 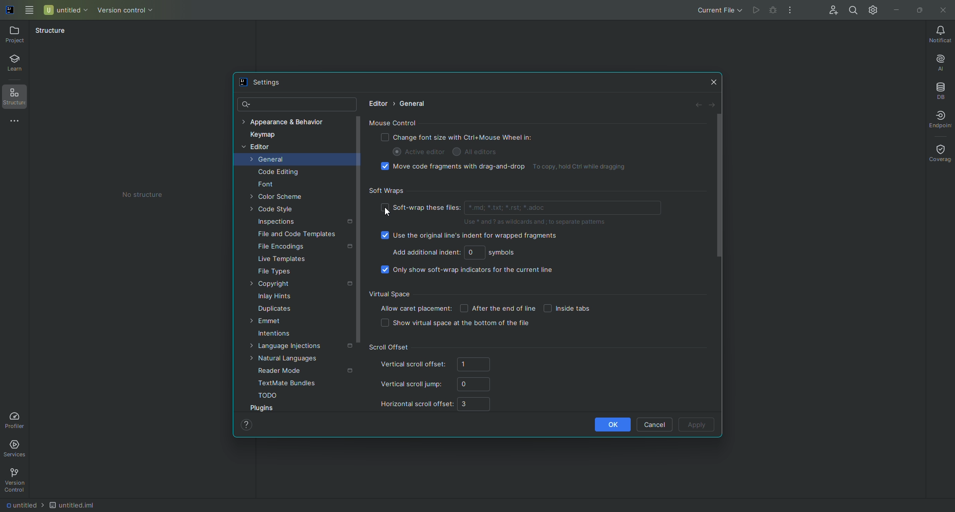 What do you see at coordinates (940, 89) in the screenshot?
I see `Database` at bounding box center [940, 89].